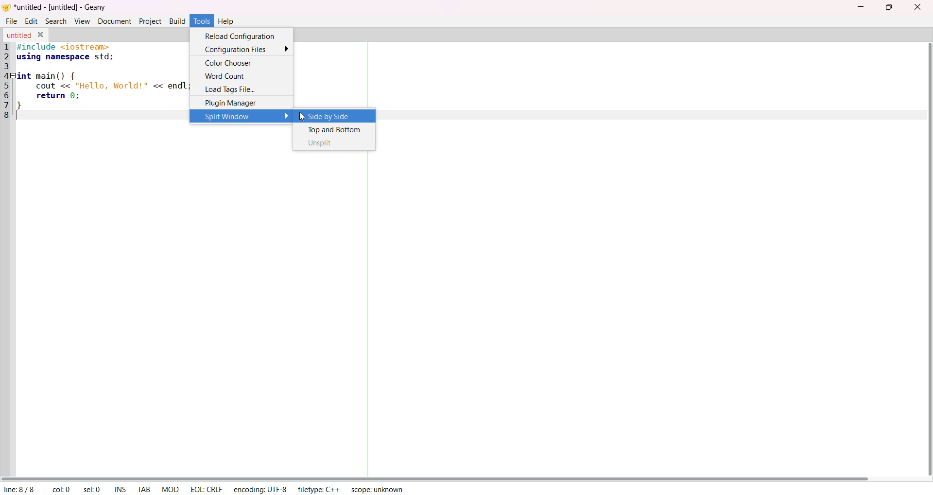 This screenshot has width=933, height=495. What do you see at coordinates (262, 489) in the screenshot?
I see `encoding: UTF-8` at bounding box center [262, 489].